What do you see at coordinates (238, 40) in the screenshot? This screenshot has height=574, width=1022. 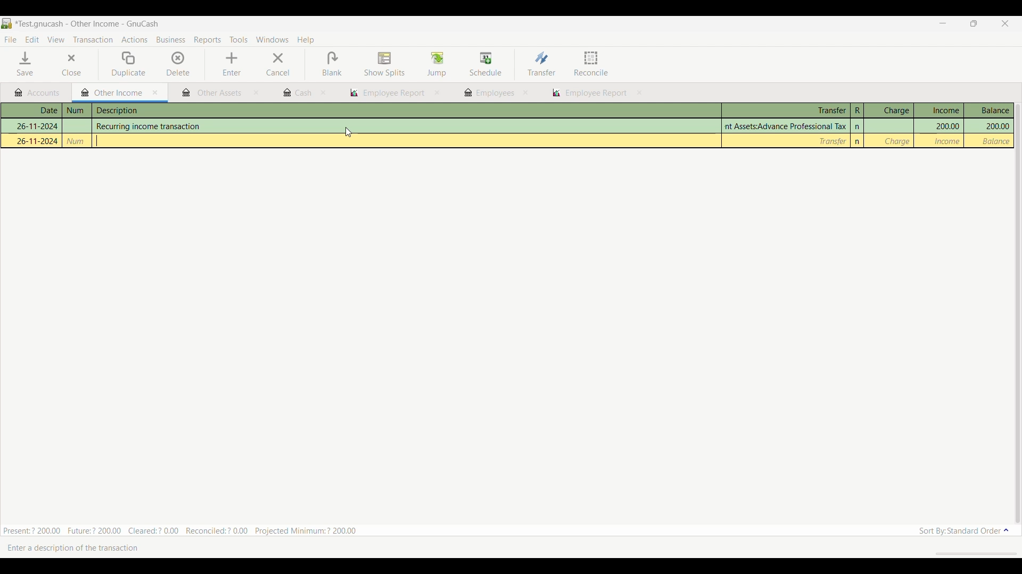 I see `Tools menu` at bounding box center [238, 40].